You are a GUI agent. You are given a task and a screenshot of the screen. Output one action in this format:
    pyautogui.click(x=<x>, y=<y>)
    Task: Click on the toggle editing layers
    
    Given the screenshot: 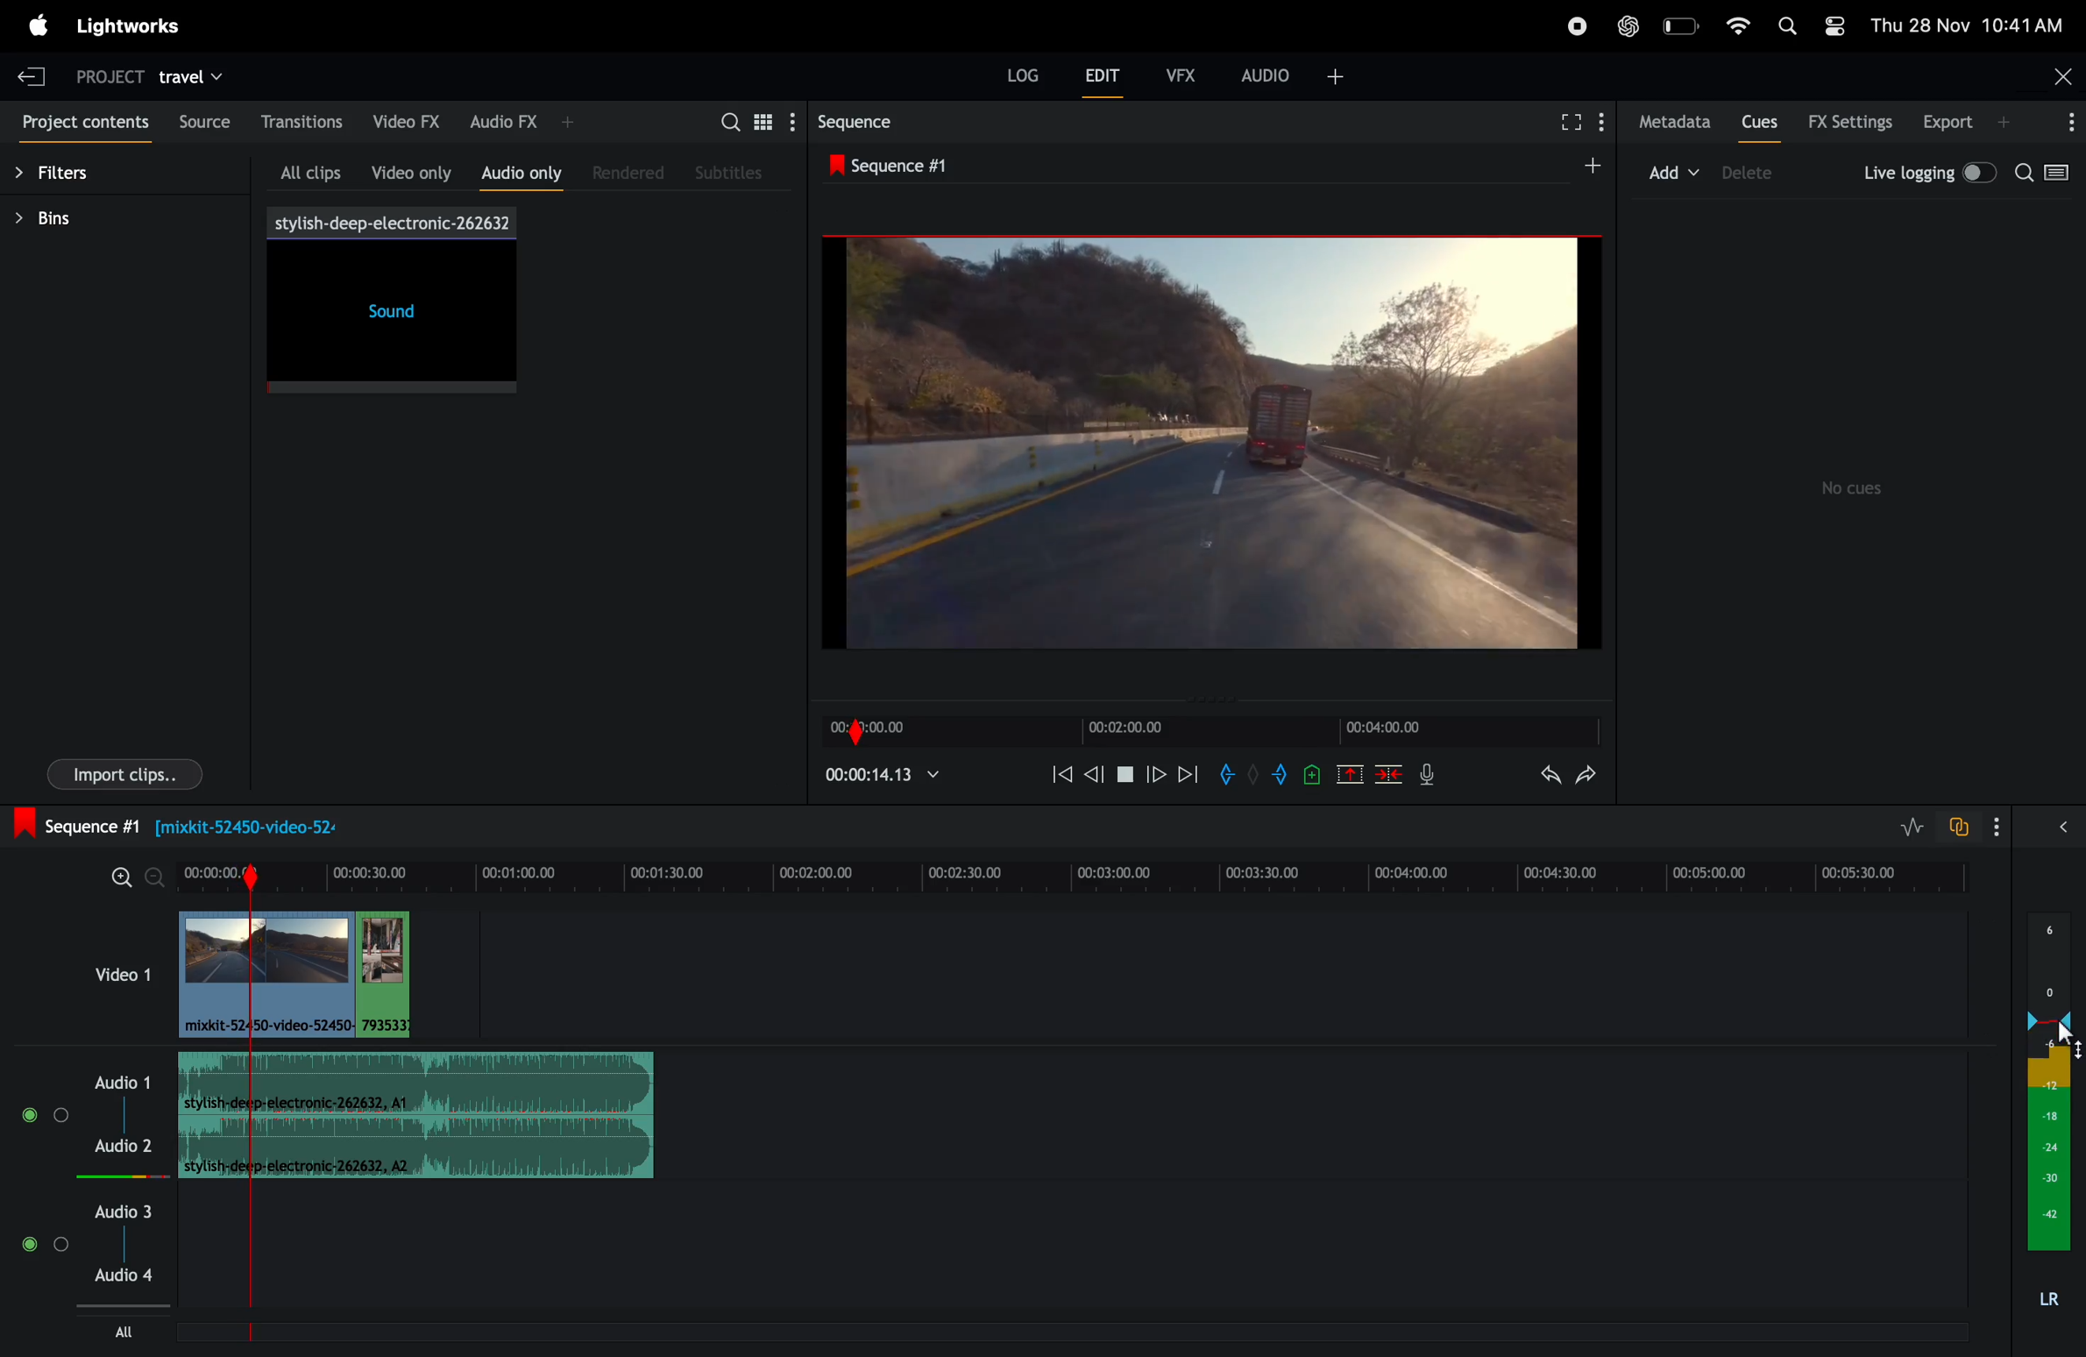 What is the action you would take?
    pyautogui.click(x=1911, y=826)
    